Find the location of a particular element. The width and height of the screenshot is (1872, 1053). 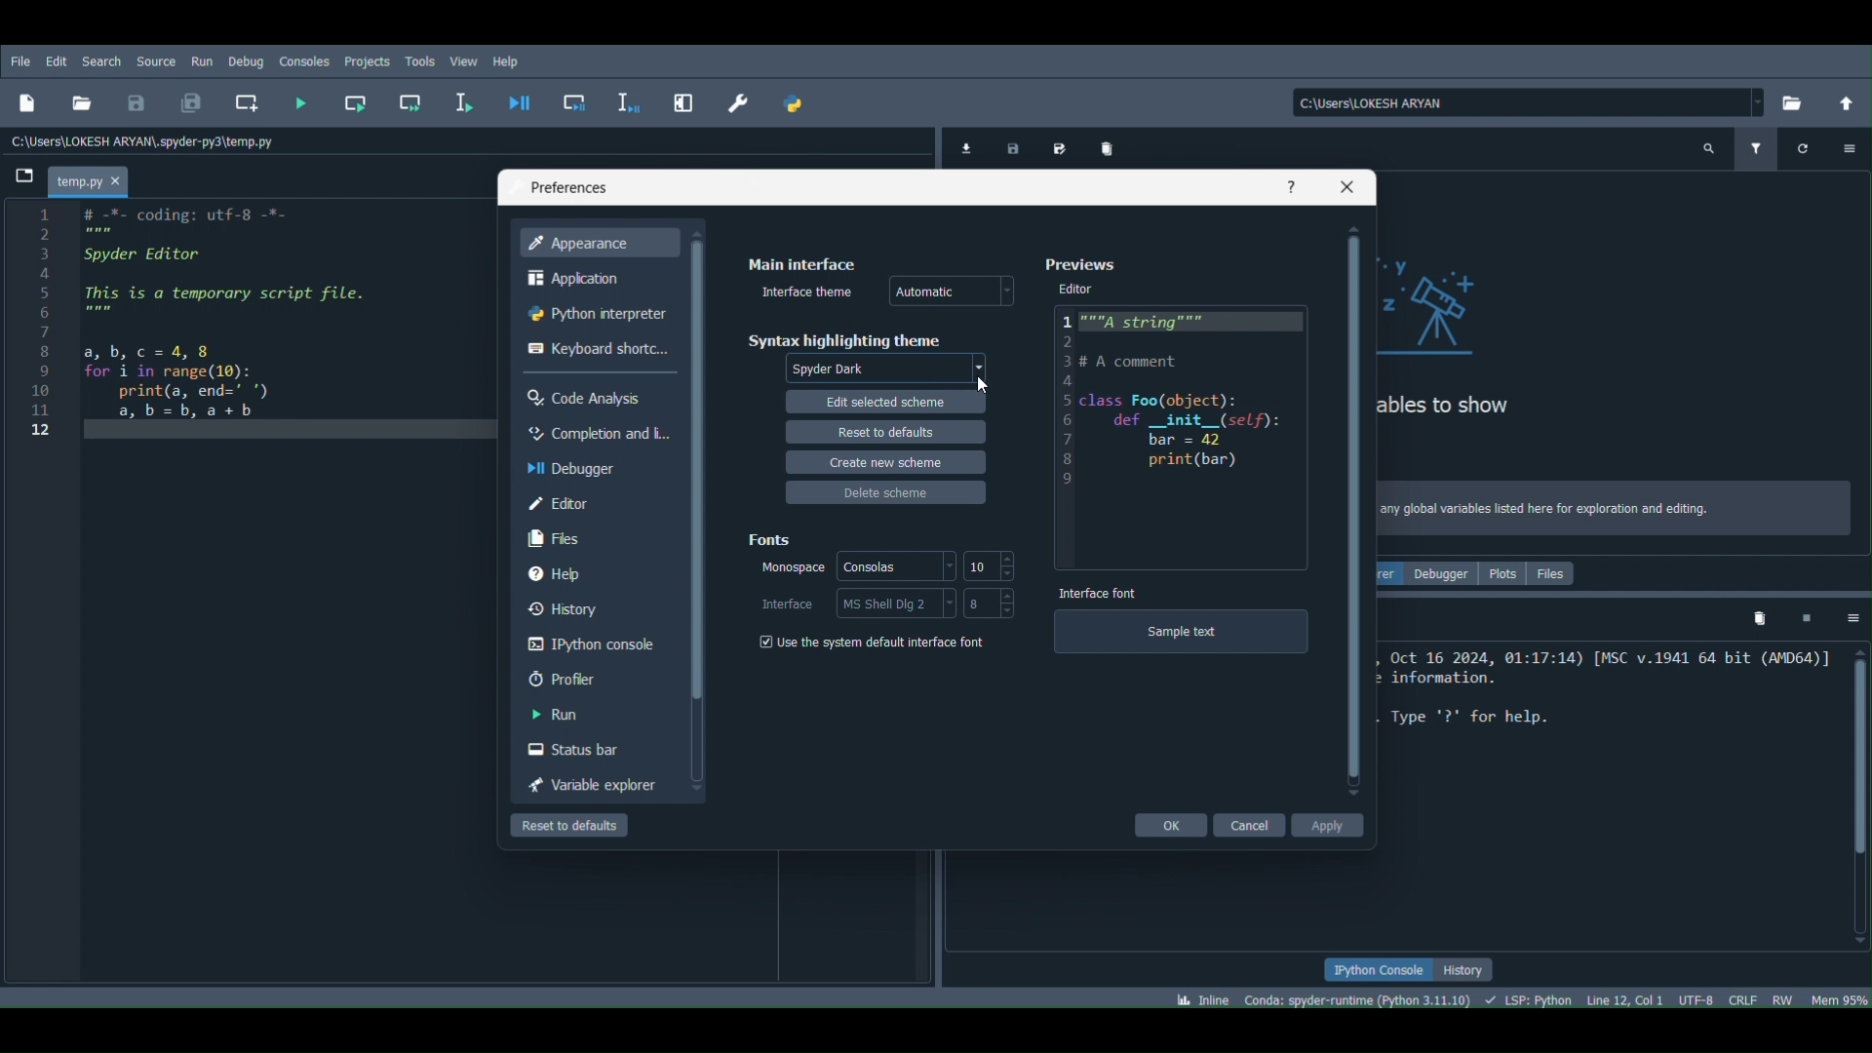

Preferences is located at coordinates (563, 186).